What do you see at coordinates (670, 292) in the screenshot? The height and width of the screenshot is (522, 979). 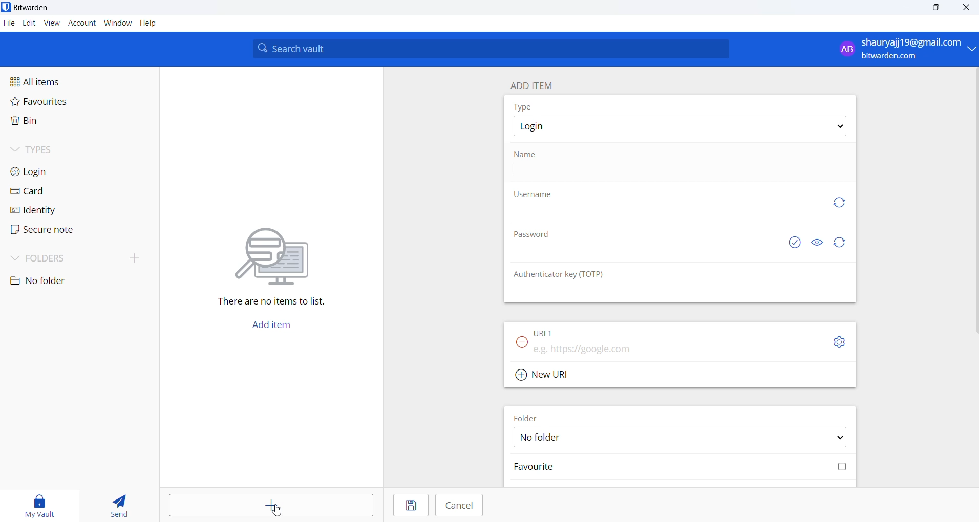 I see `OTP text box` at bounding box center [670, 292].